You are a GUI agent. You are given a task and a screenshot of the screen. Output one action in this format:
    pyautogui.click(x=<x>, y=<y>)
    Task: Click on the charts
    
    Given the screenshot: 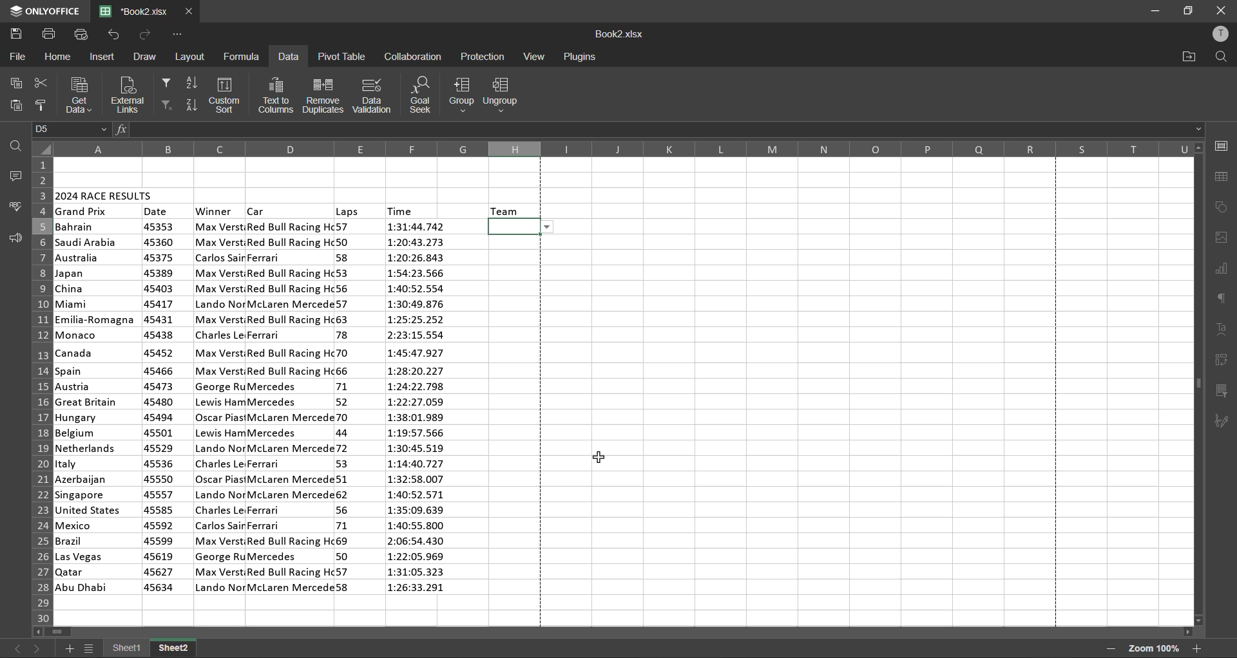 What is the action you would take?
    pyautogui.click(x=1222, y=270)
    